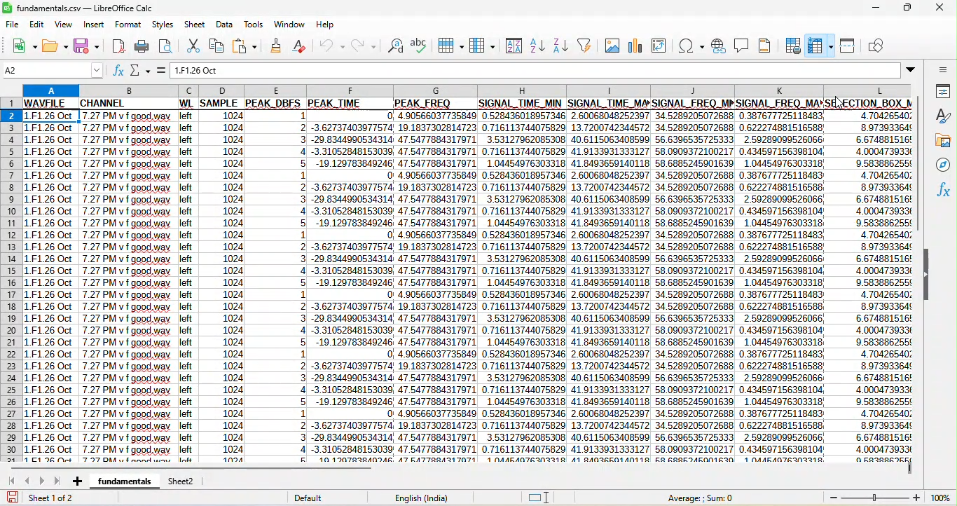 The width and height of the screenshot is (957, 506). Describe the element at coordinates (770, 46) in the screenshot. I see `header and footers` at that location.